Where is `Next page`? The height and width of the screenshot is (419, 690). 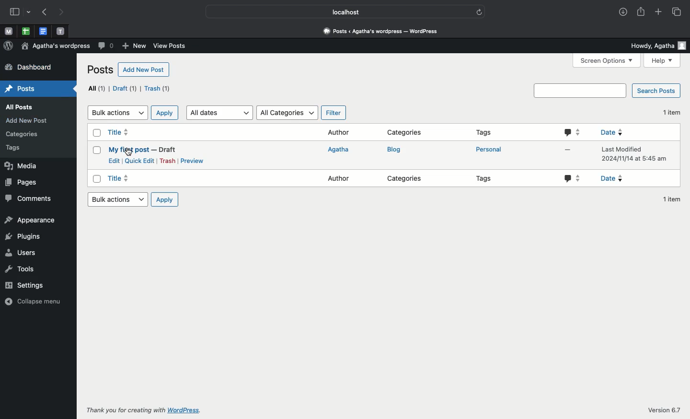 Next page is located at coordinates (64, 12).